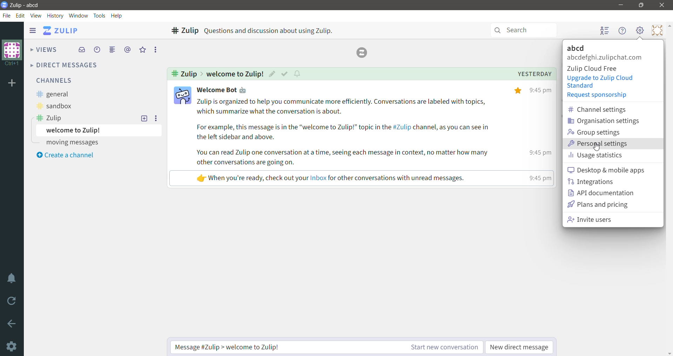 The height and width of the screenshot is (356, 673). Describe the element at coordinates (53, 80) in the screenshot. I see `Channels` at that location.